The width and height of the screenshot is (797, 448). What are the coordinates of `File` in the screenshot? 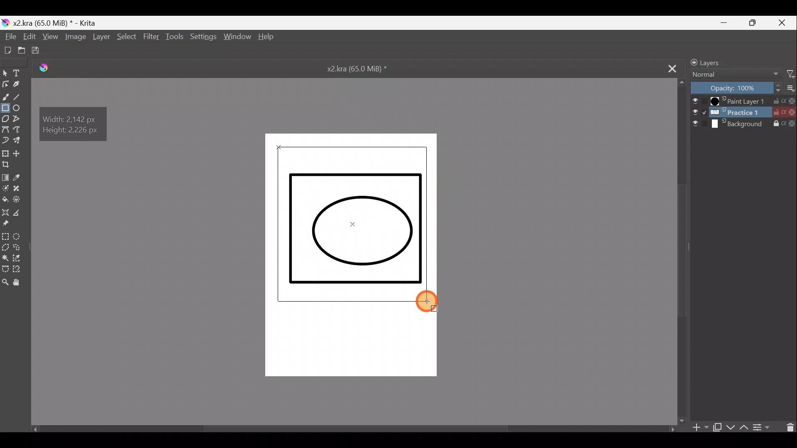 It's located at (8, 36).